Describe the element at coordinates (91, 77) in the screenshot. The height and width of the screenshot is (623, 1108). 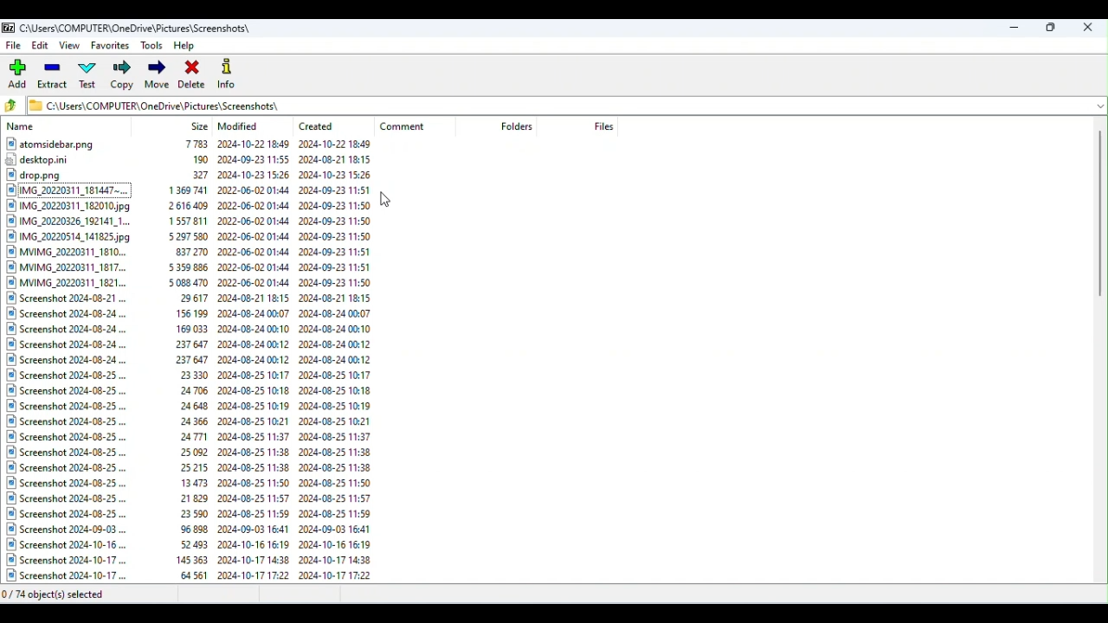
I see `Test` at that location.